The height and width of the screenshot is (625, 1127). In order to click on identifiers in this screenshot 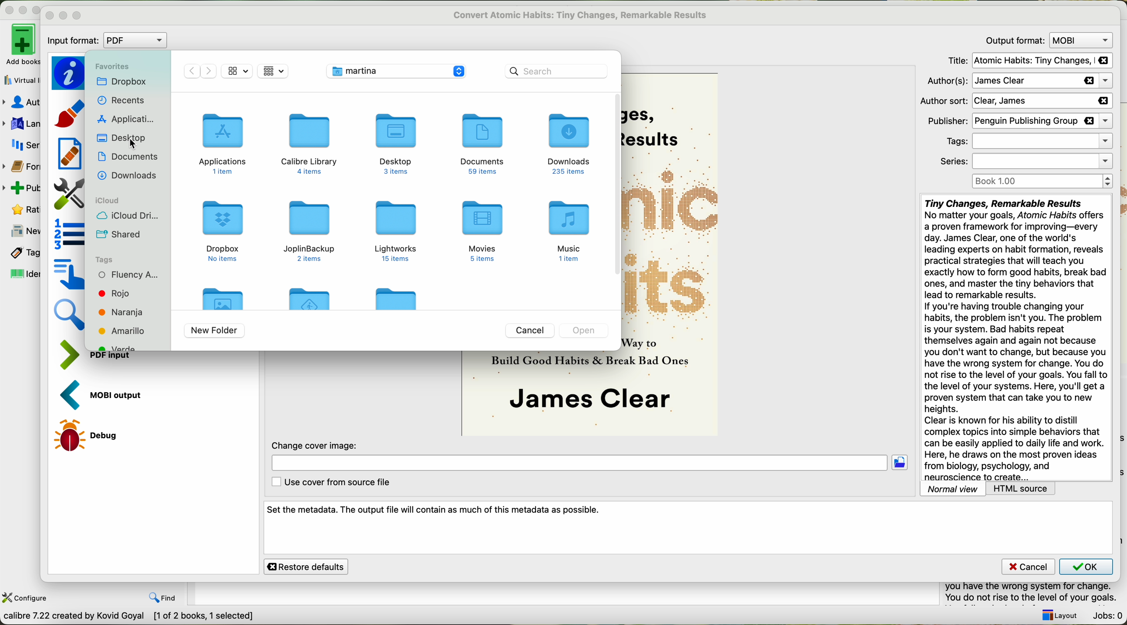, I will do `click(24, 273)`.